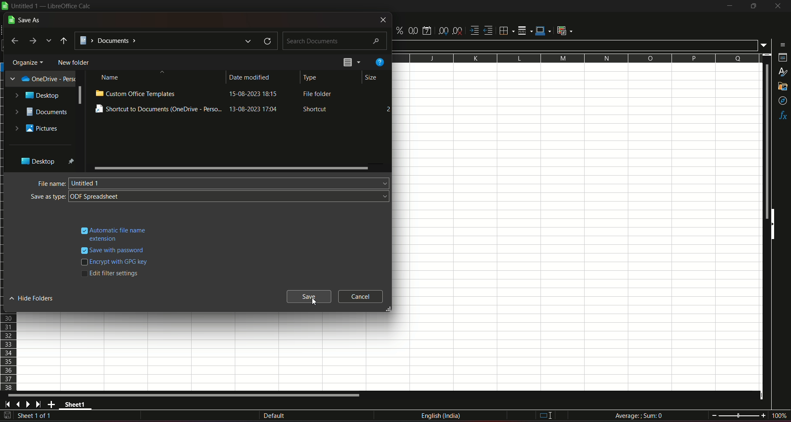 This screenshot has height=422, width=791. Describe the element at coordinates (41, 112) in the screenshot. I see `documents` at that location.